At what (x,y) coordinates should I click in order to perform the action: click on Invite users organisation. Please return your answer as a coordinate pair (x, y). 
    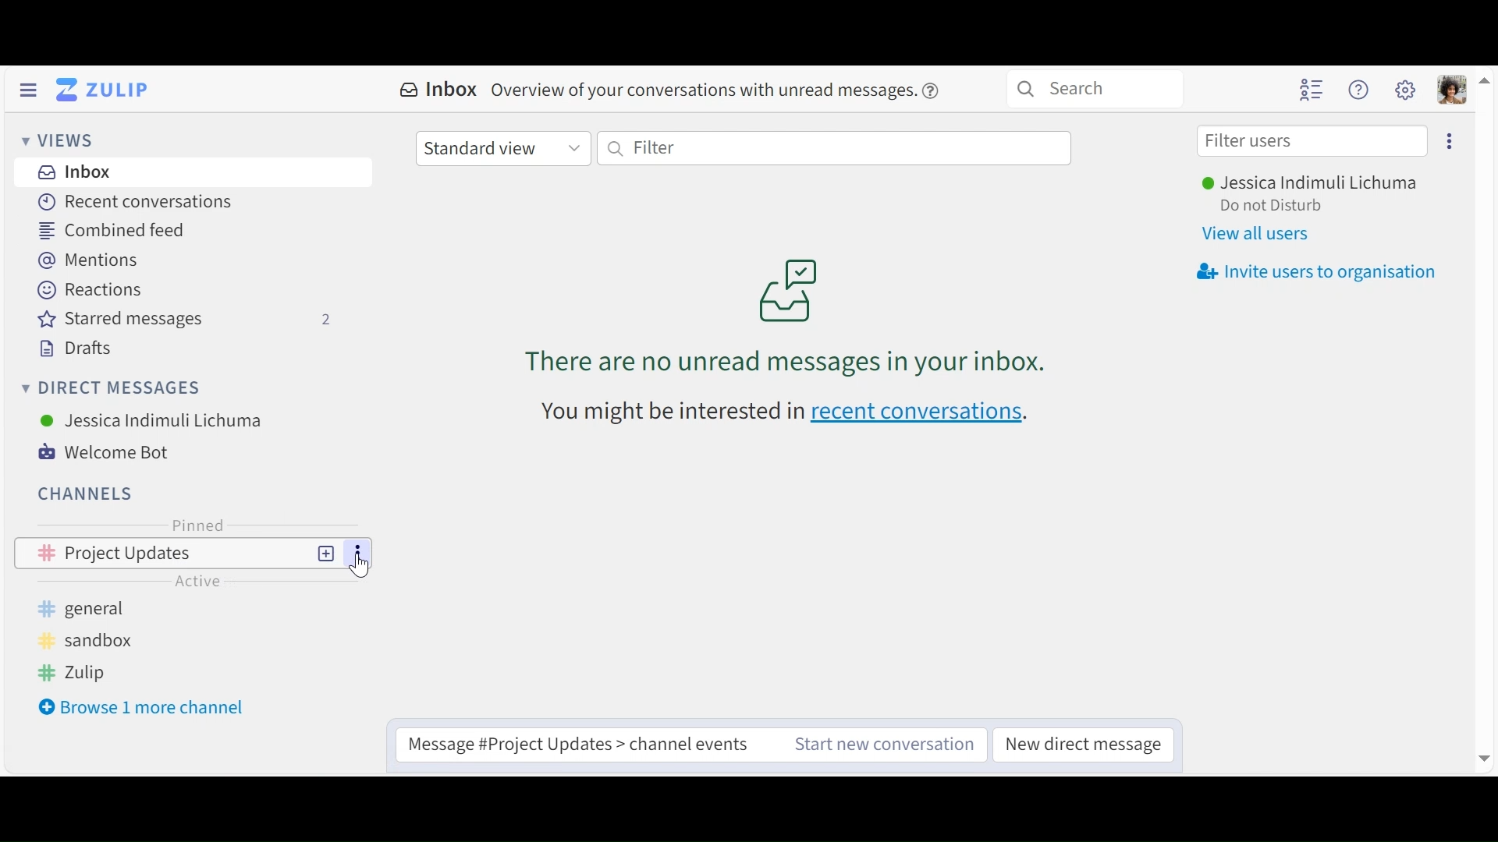
    Looking at the image, I should click on (1316, 270).